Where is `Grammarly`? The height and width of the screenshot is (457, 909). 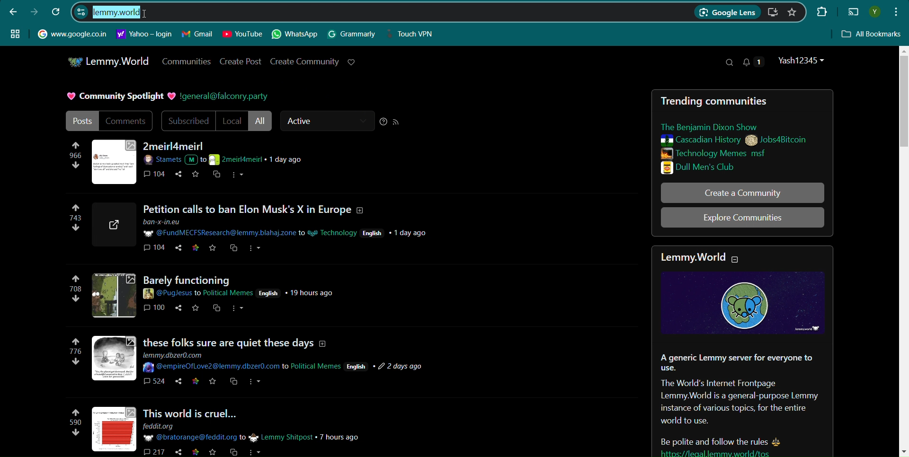
Grammarly is located at coordinates (352, 34).